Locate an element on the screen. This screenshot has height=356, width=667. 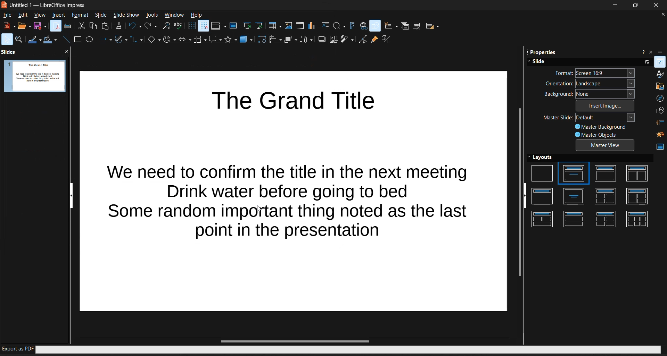
format is located at coordinates (81, 15).